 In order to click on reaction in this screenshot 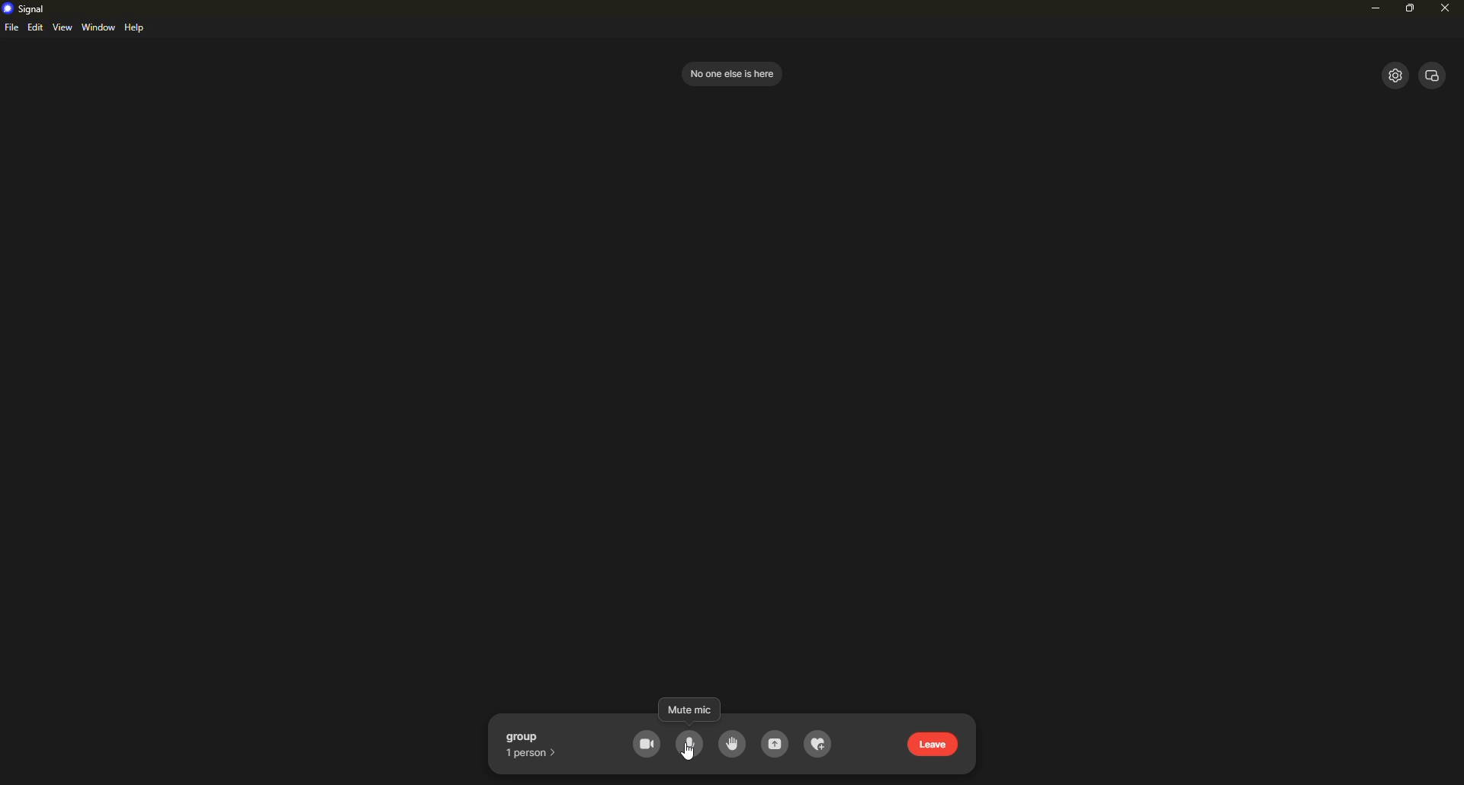, I will do `click(819, 745)`.